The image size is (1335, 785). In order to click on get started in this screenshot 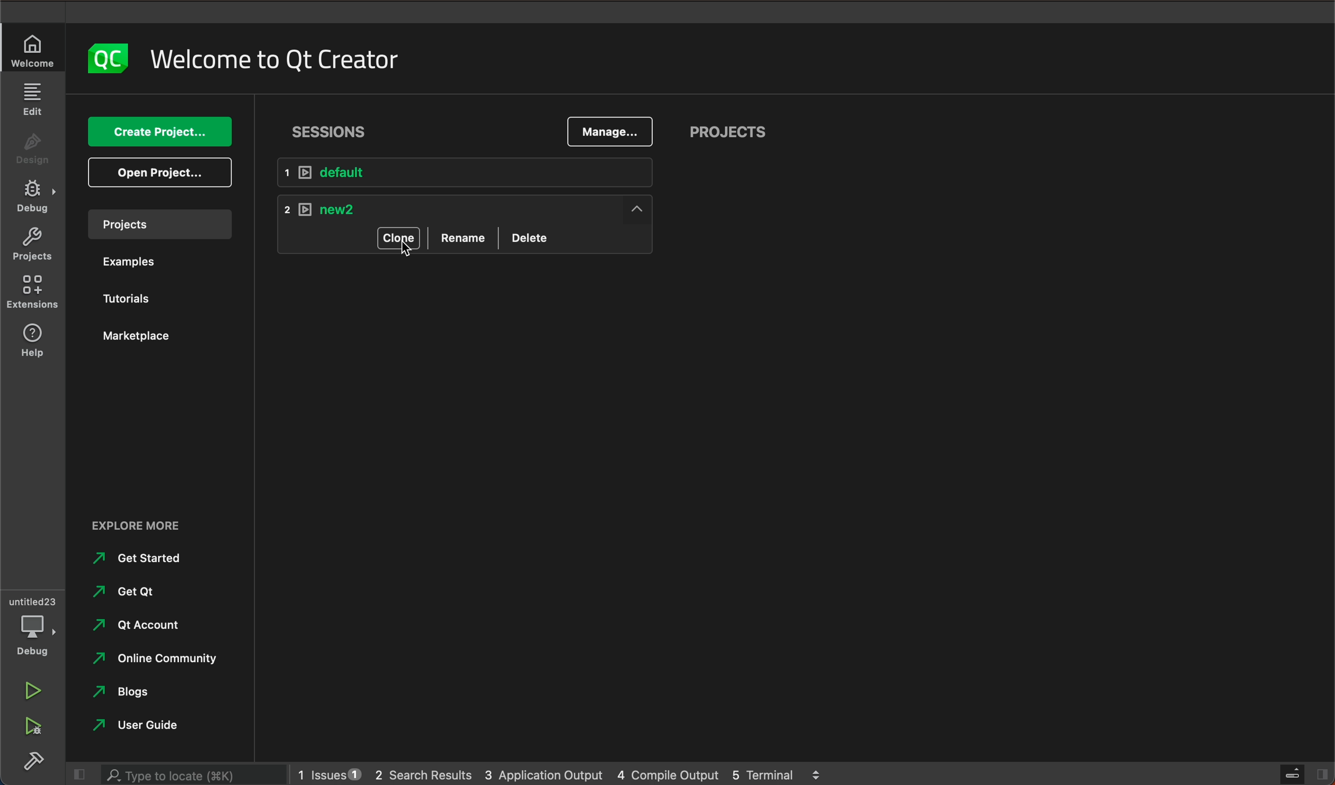, I will do `click(136, 559)`.